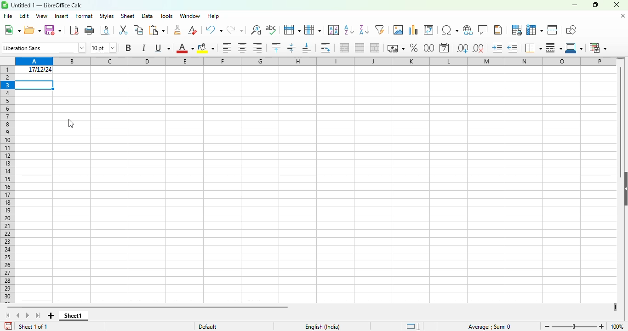  Describe the element at coordinates (107, 16) in the screenshot. I see `styles` at that location.